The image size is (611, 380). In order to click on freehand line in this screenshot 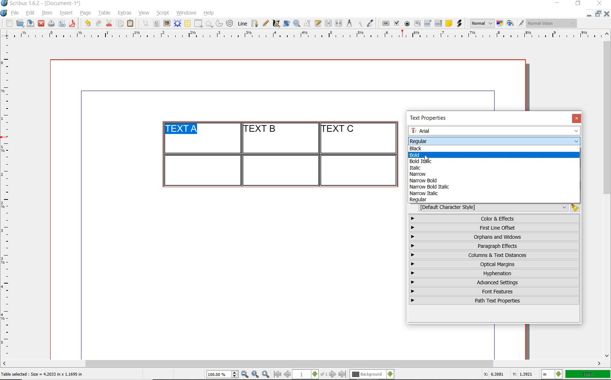, I will do `click(265, 23)`.